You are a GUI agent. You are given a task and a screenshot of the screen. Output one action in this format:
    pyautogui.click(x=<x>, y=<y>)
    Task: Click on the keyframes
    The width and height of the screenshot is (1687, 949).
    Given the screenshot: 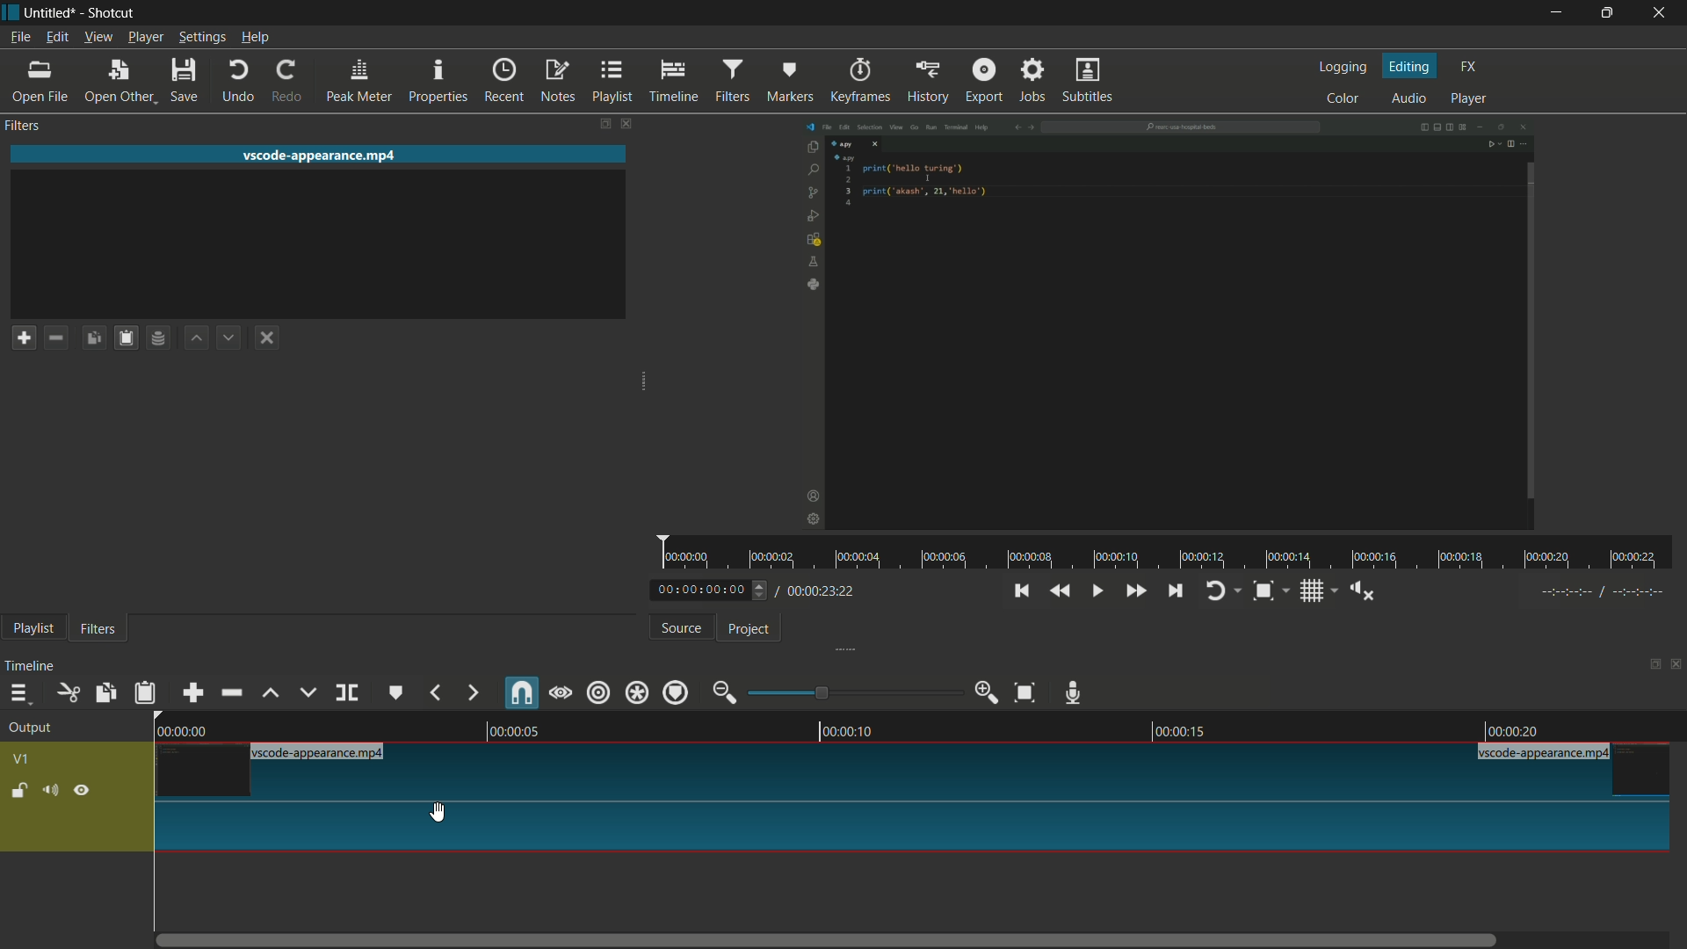 What is the action you would take?
    pyautogui.click(x=861, y=81)
    